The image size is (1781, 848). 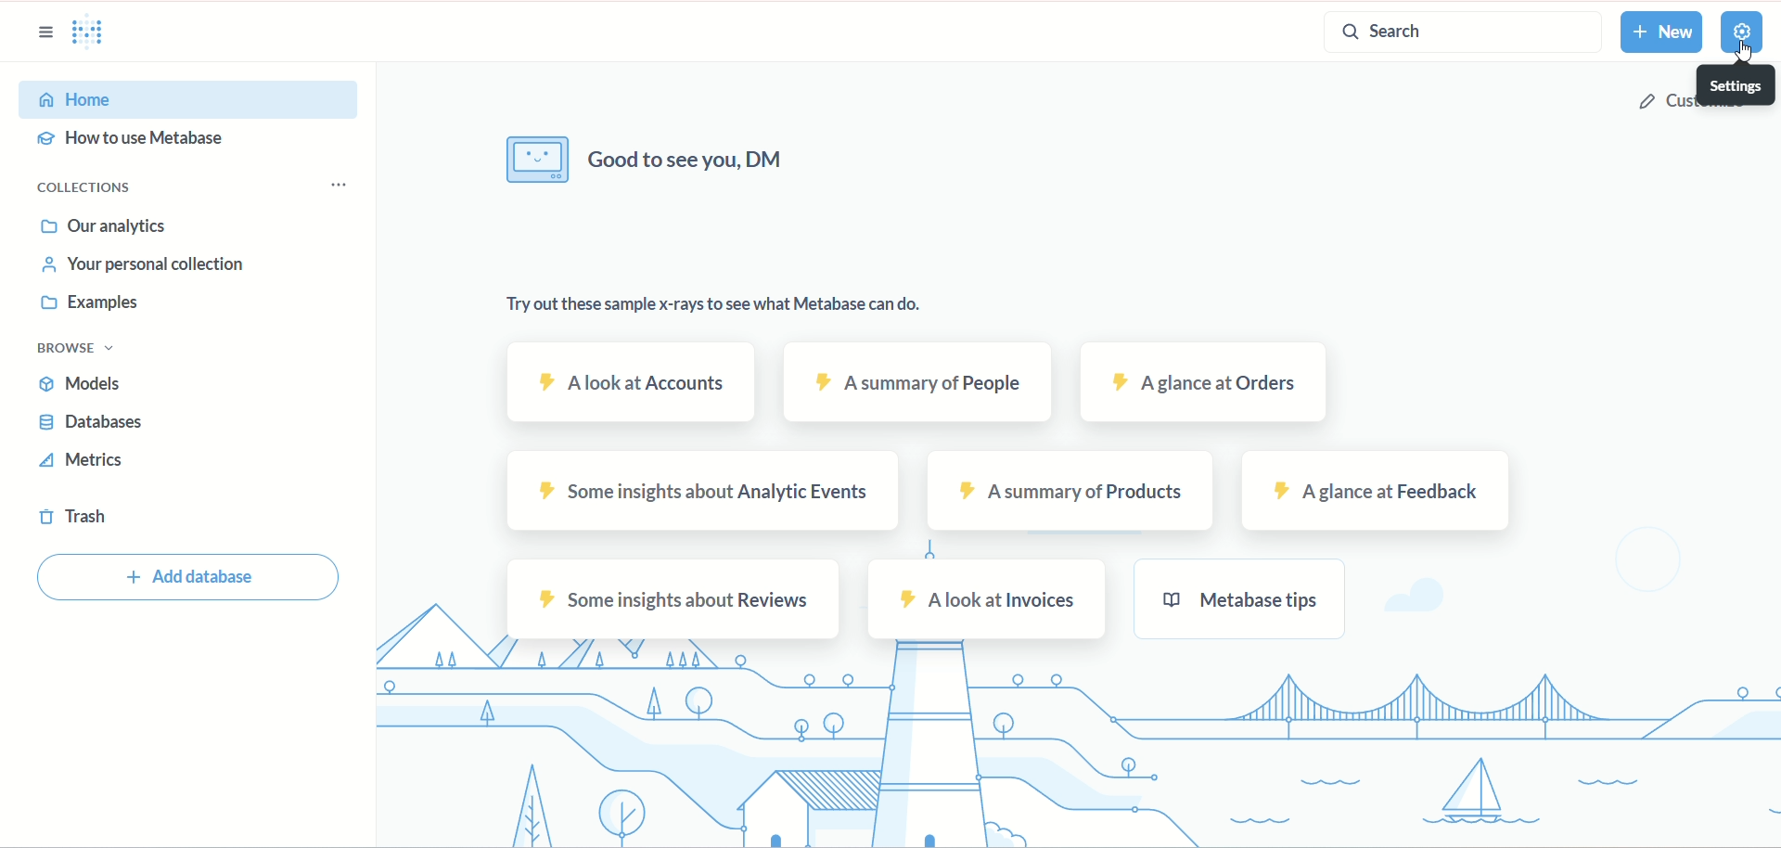 I want to click on some insight about reviews, so click(x=676, y=600).